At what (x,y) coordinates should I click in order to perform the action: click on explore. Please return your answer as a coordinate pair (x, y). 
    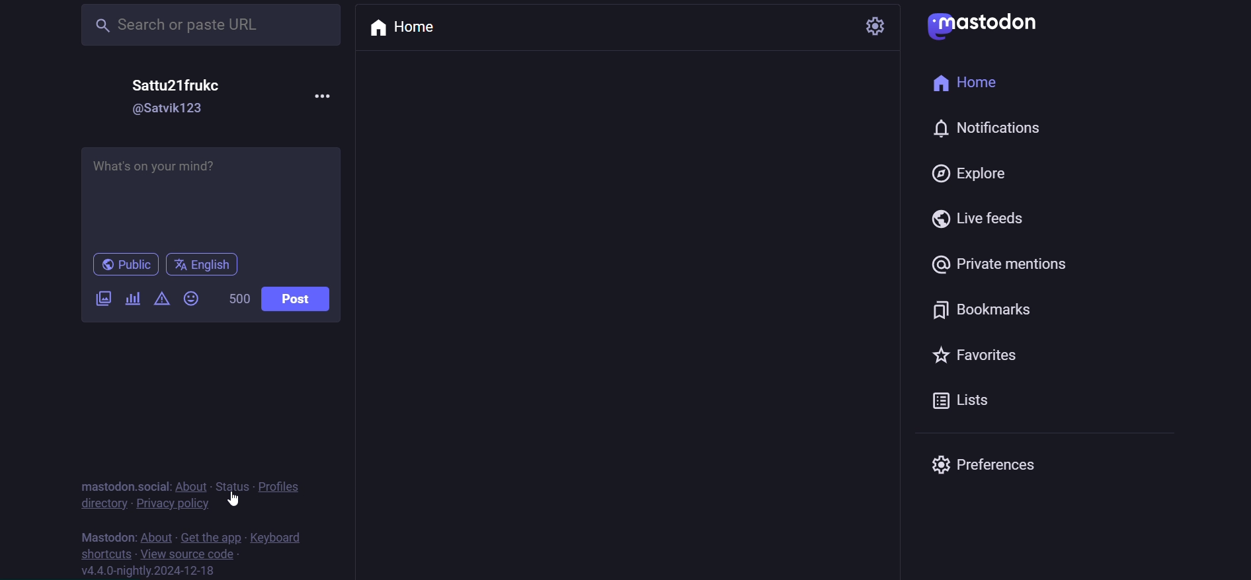
    Looking at the image, I should click on (967, 173).